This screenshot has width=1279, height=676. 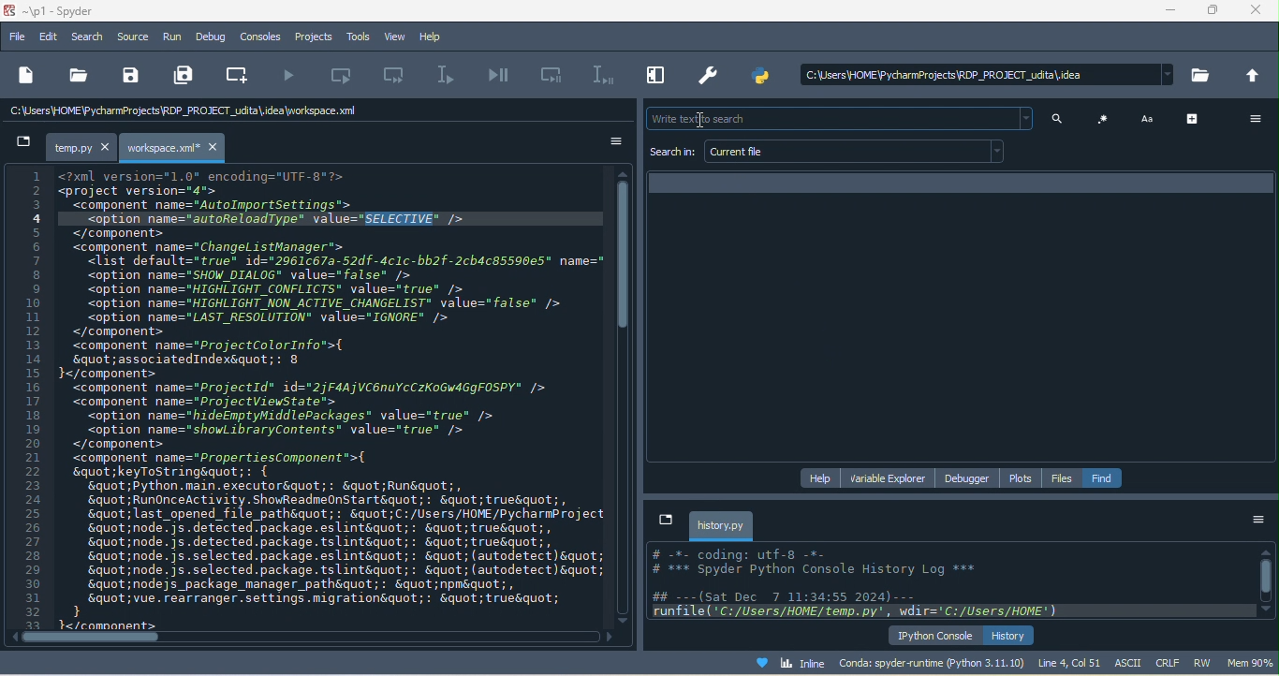 I want to click on option, so click(x=1257, y=522).